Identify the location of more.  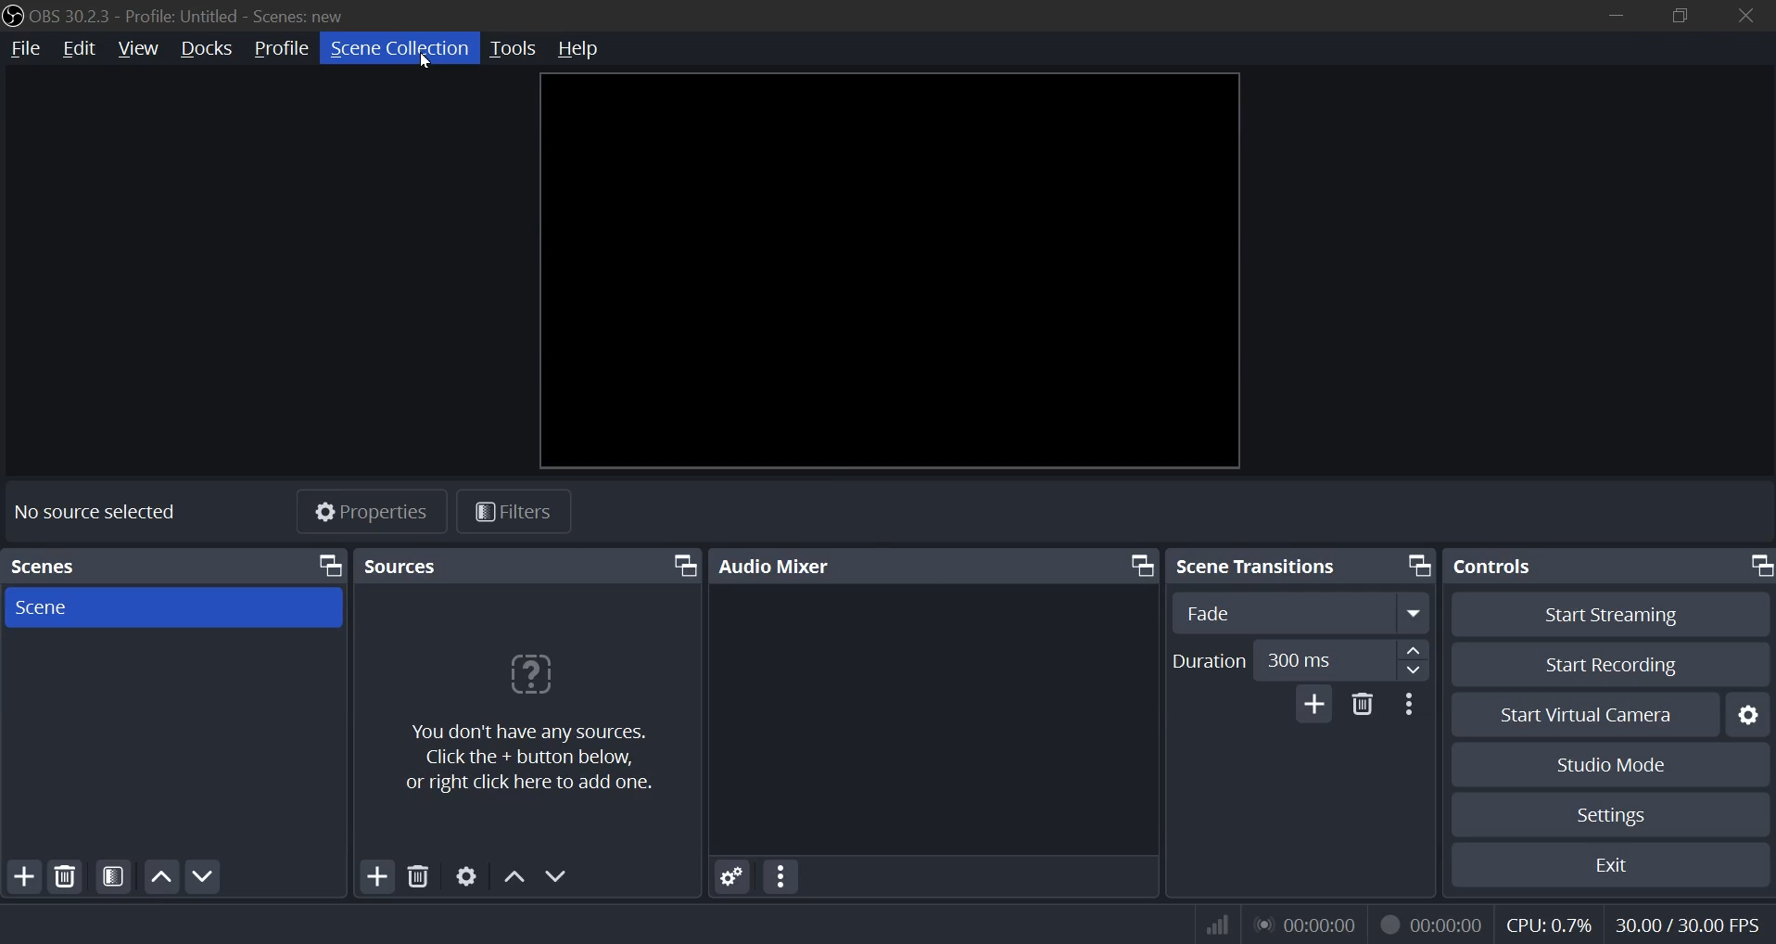
(782, 876).